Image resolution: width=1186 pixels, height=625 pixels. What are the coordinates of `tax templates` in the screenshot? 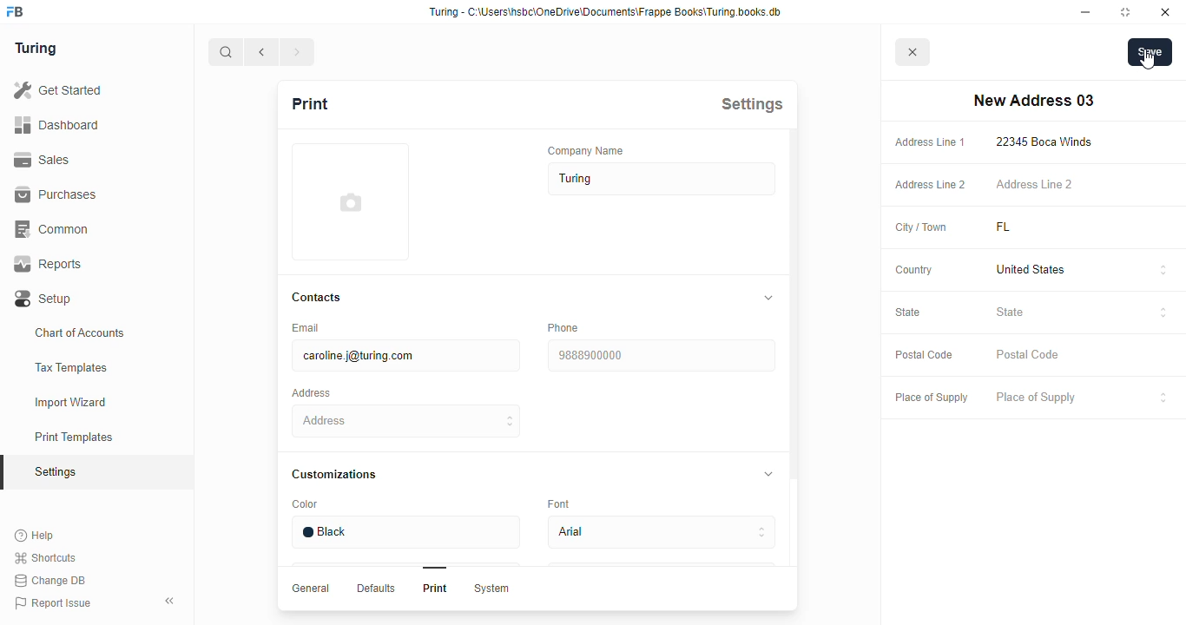 It's located at (70, 367).